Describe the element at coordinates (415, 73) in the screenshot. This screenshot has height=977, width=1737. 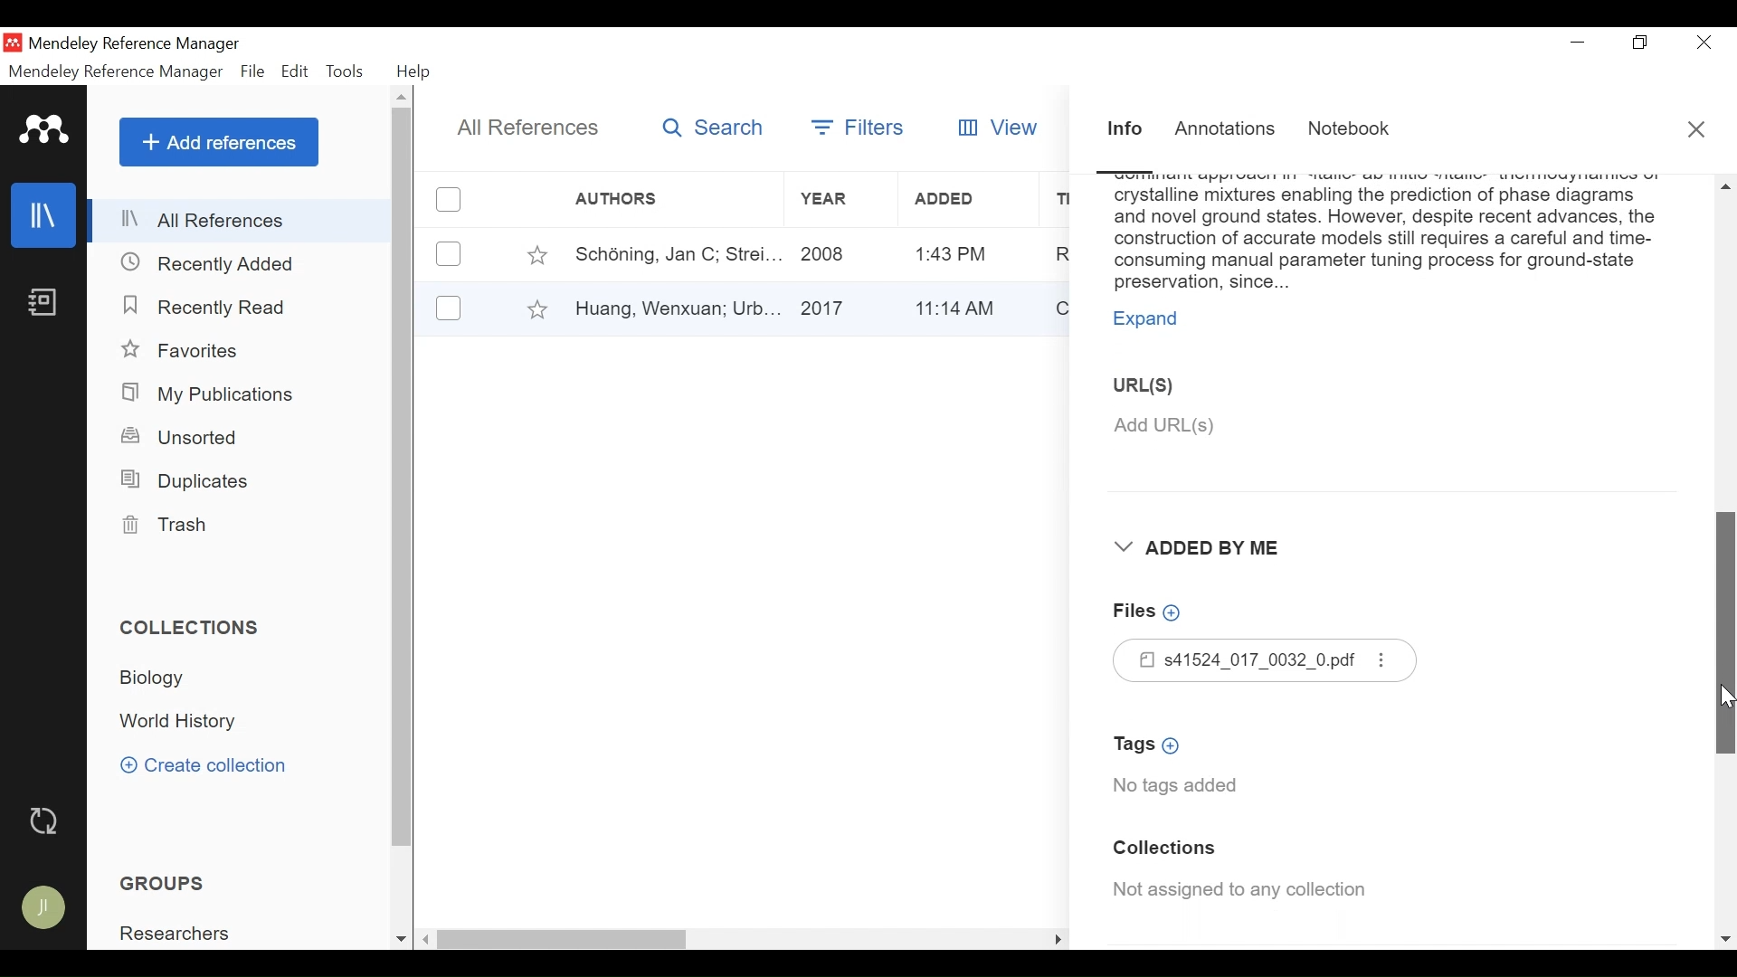
I see `Help` at that location.